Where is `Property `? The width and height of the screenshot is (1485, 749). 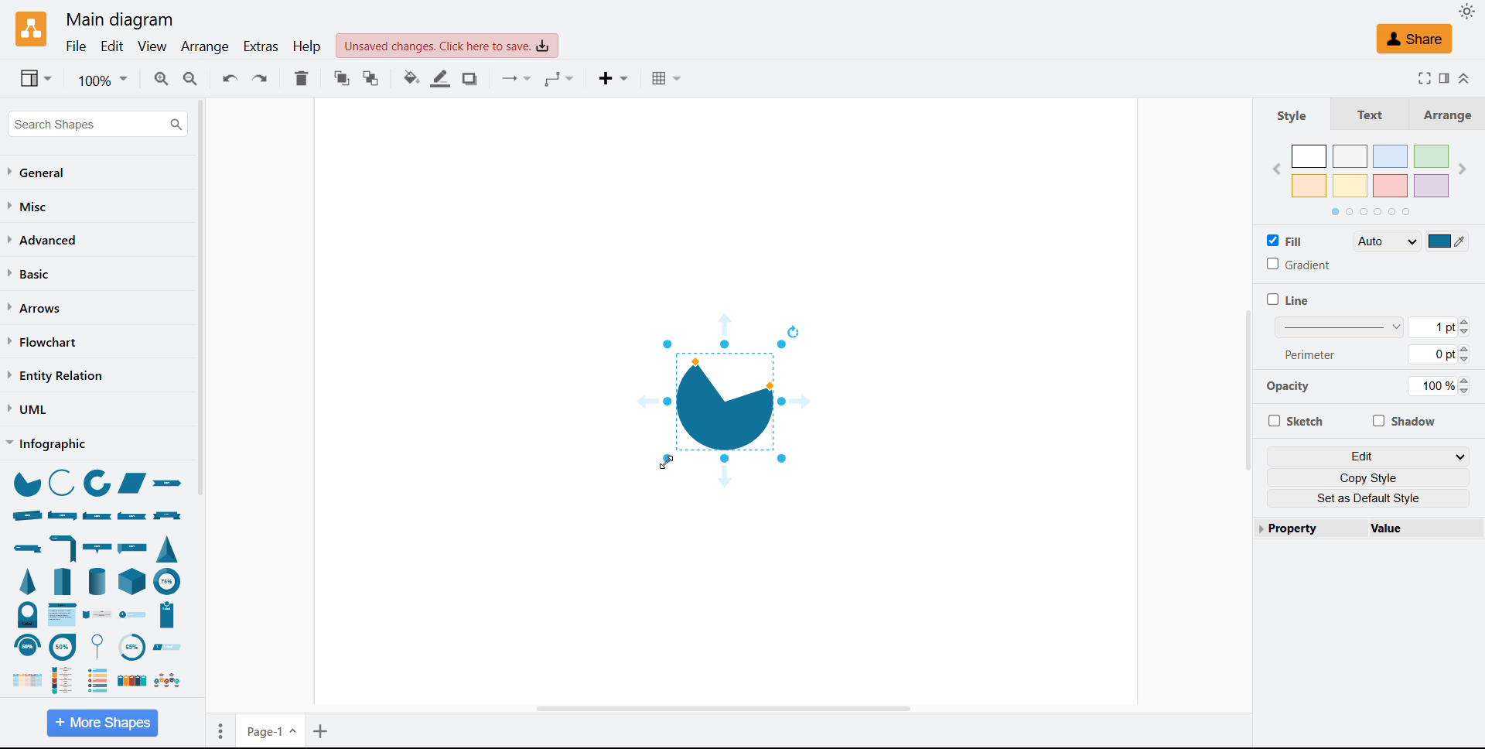
Property  is located at coordinates (1306, 528).